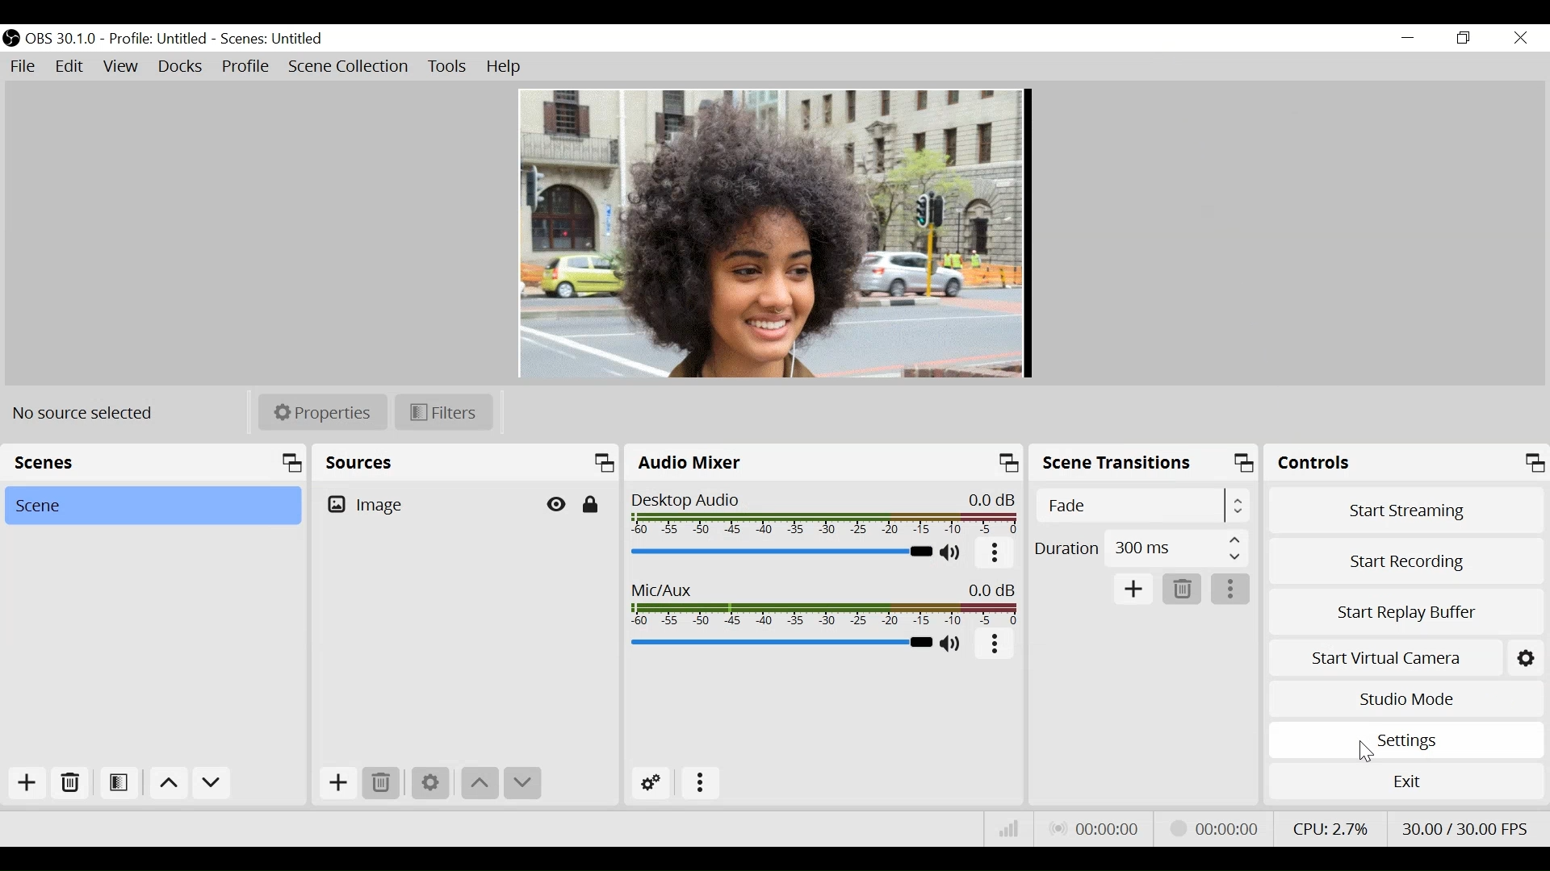 This screenshot has width=1550, height=871. I want to click on Move Up, so click(165, 785).